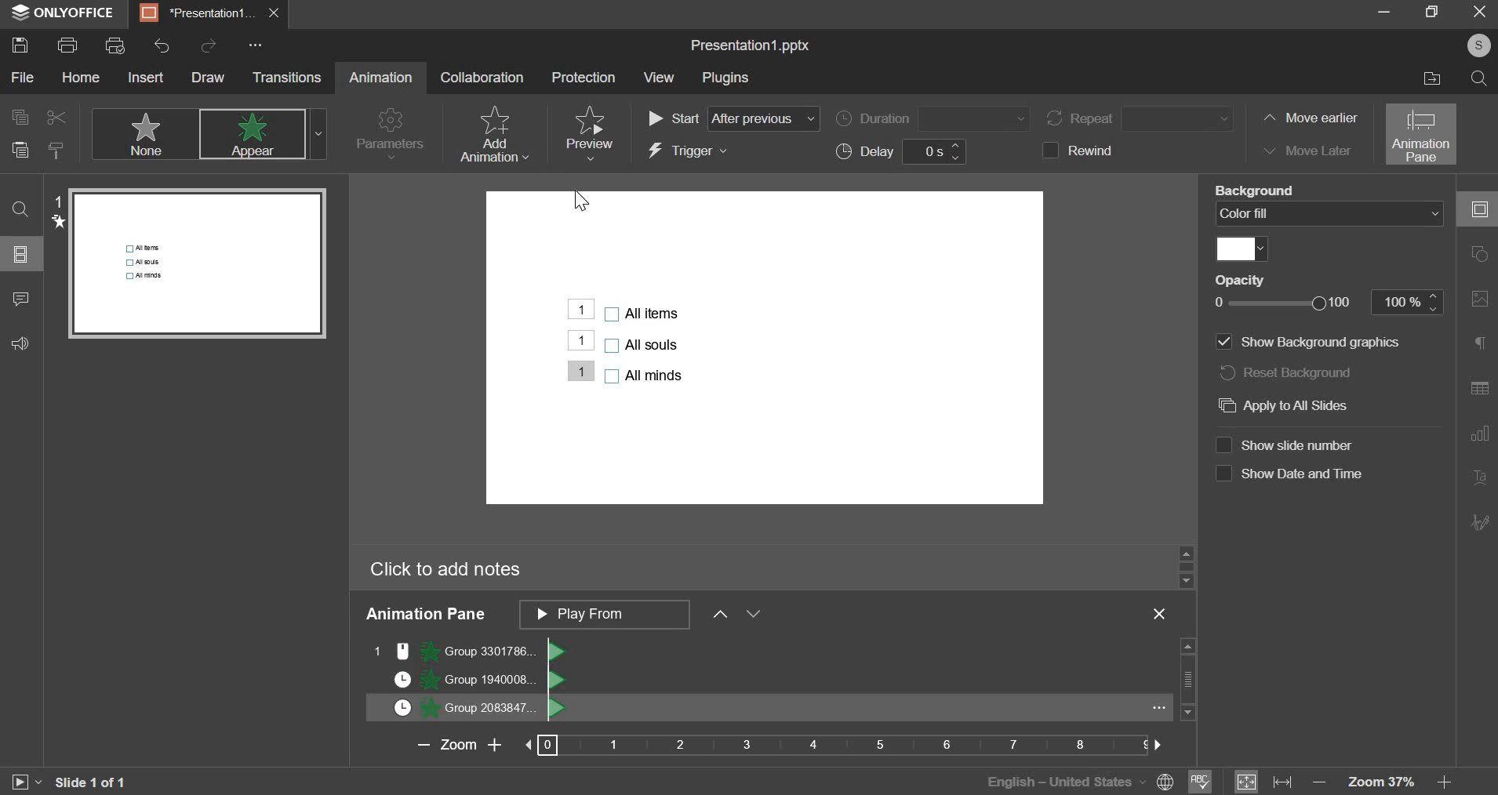  Describe the element at coordinates (58, 150) in the screenshot. I see `copy style` at that location.